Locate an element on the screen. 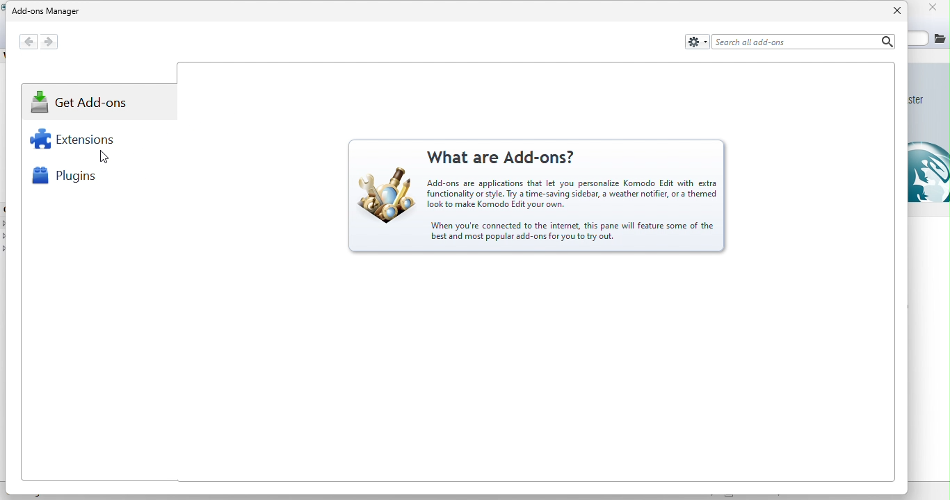 The height and width of the screenshot is (500, 950). add ons manager is located at coordinates (48, 12).